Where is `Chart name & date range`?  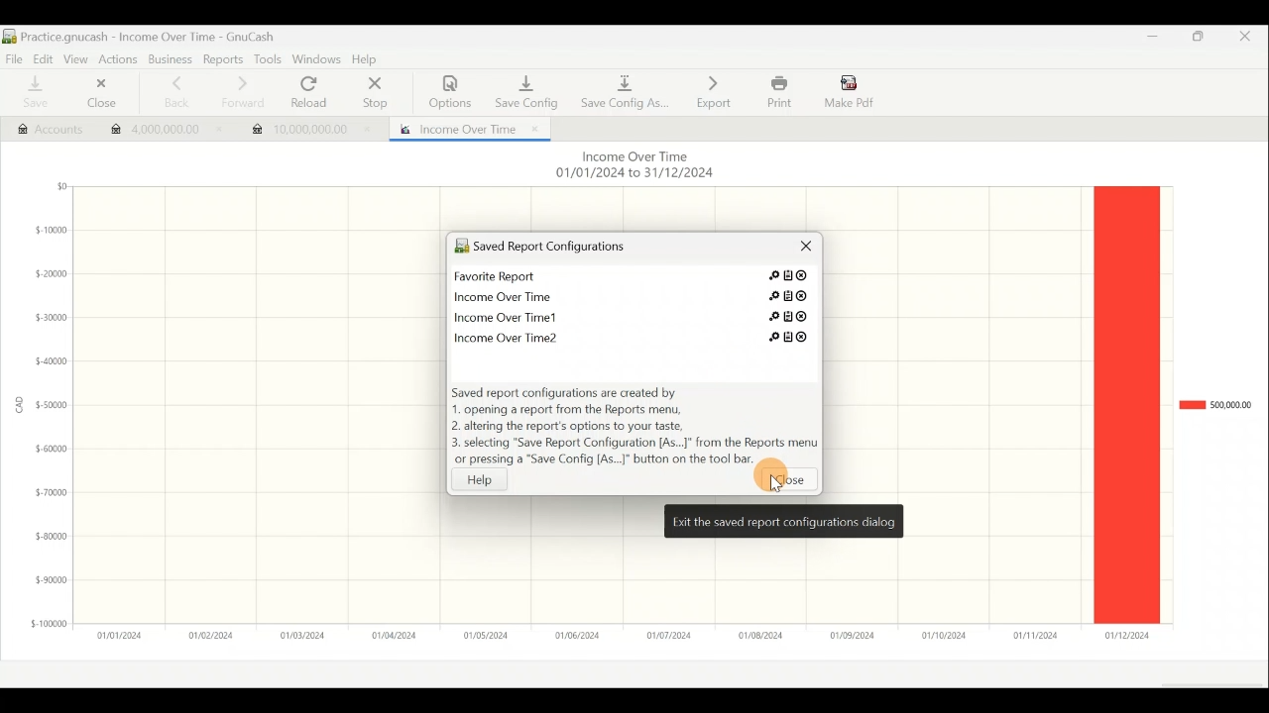
Chart name & date range is located at coordinates (633, 166).